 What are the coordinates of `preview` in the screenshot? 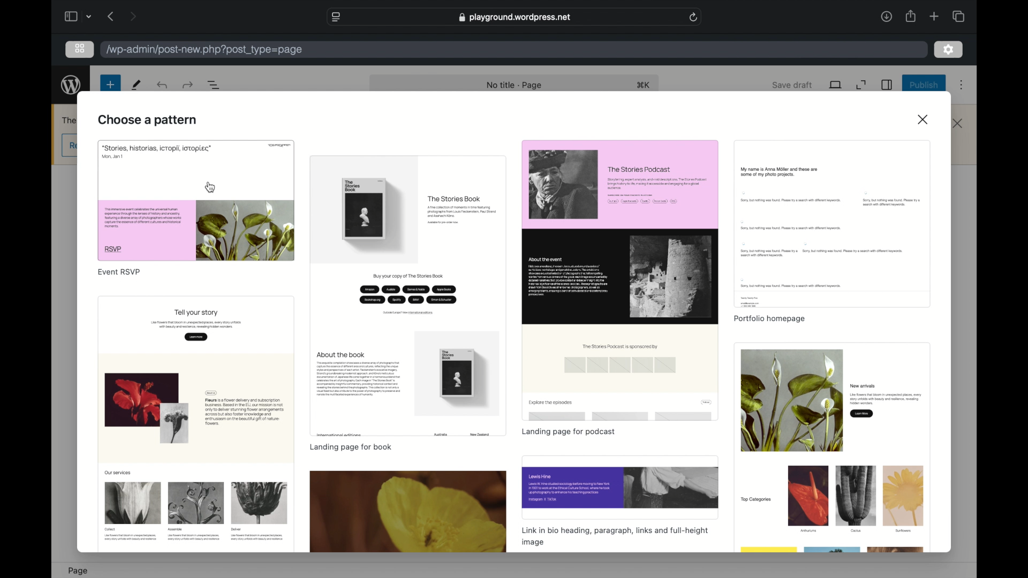 It's located at (195, 422).